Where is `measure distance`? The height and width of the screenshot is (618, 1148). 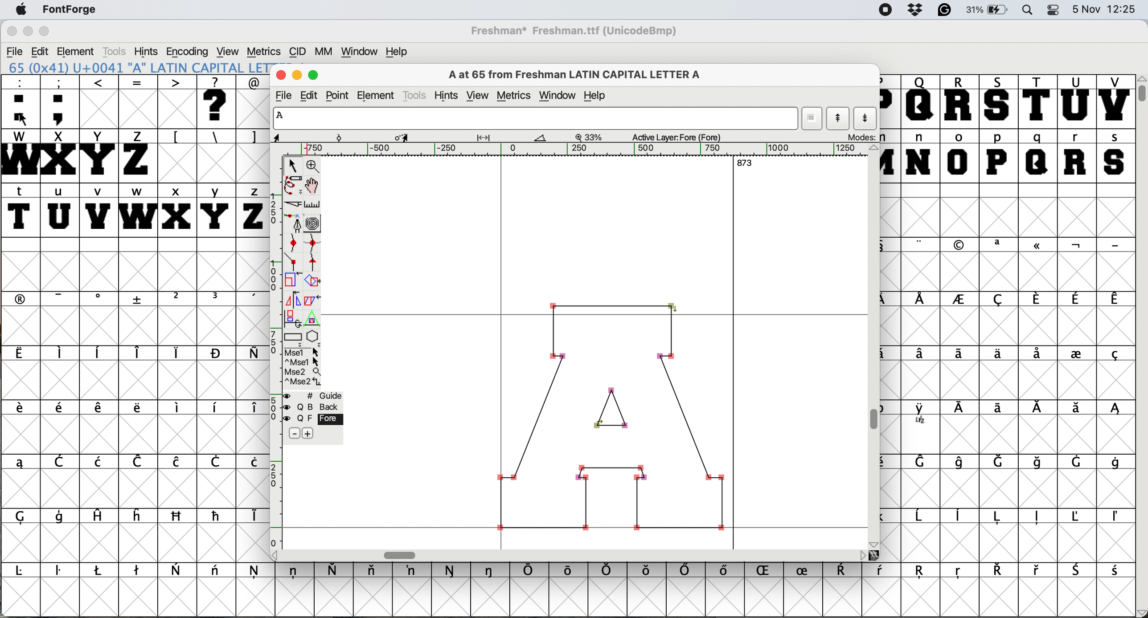
measure distance is located at coordinates (313, 204).